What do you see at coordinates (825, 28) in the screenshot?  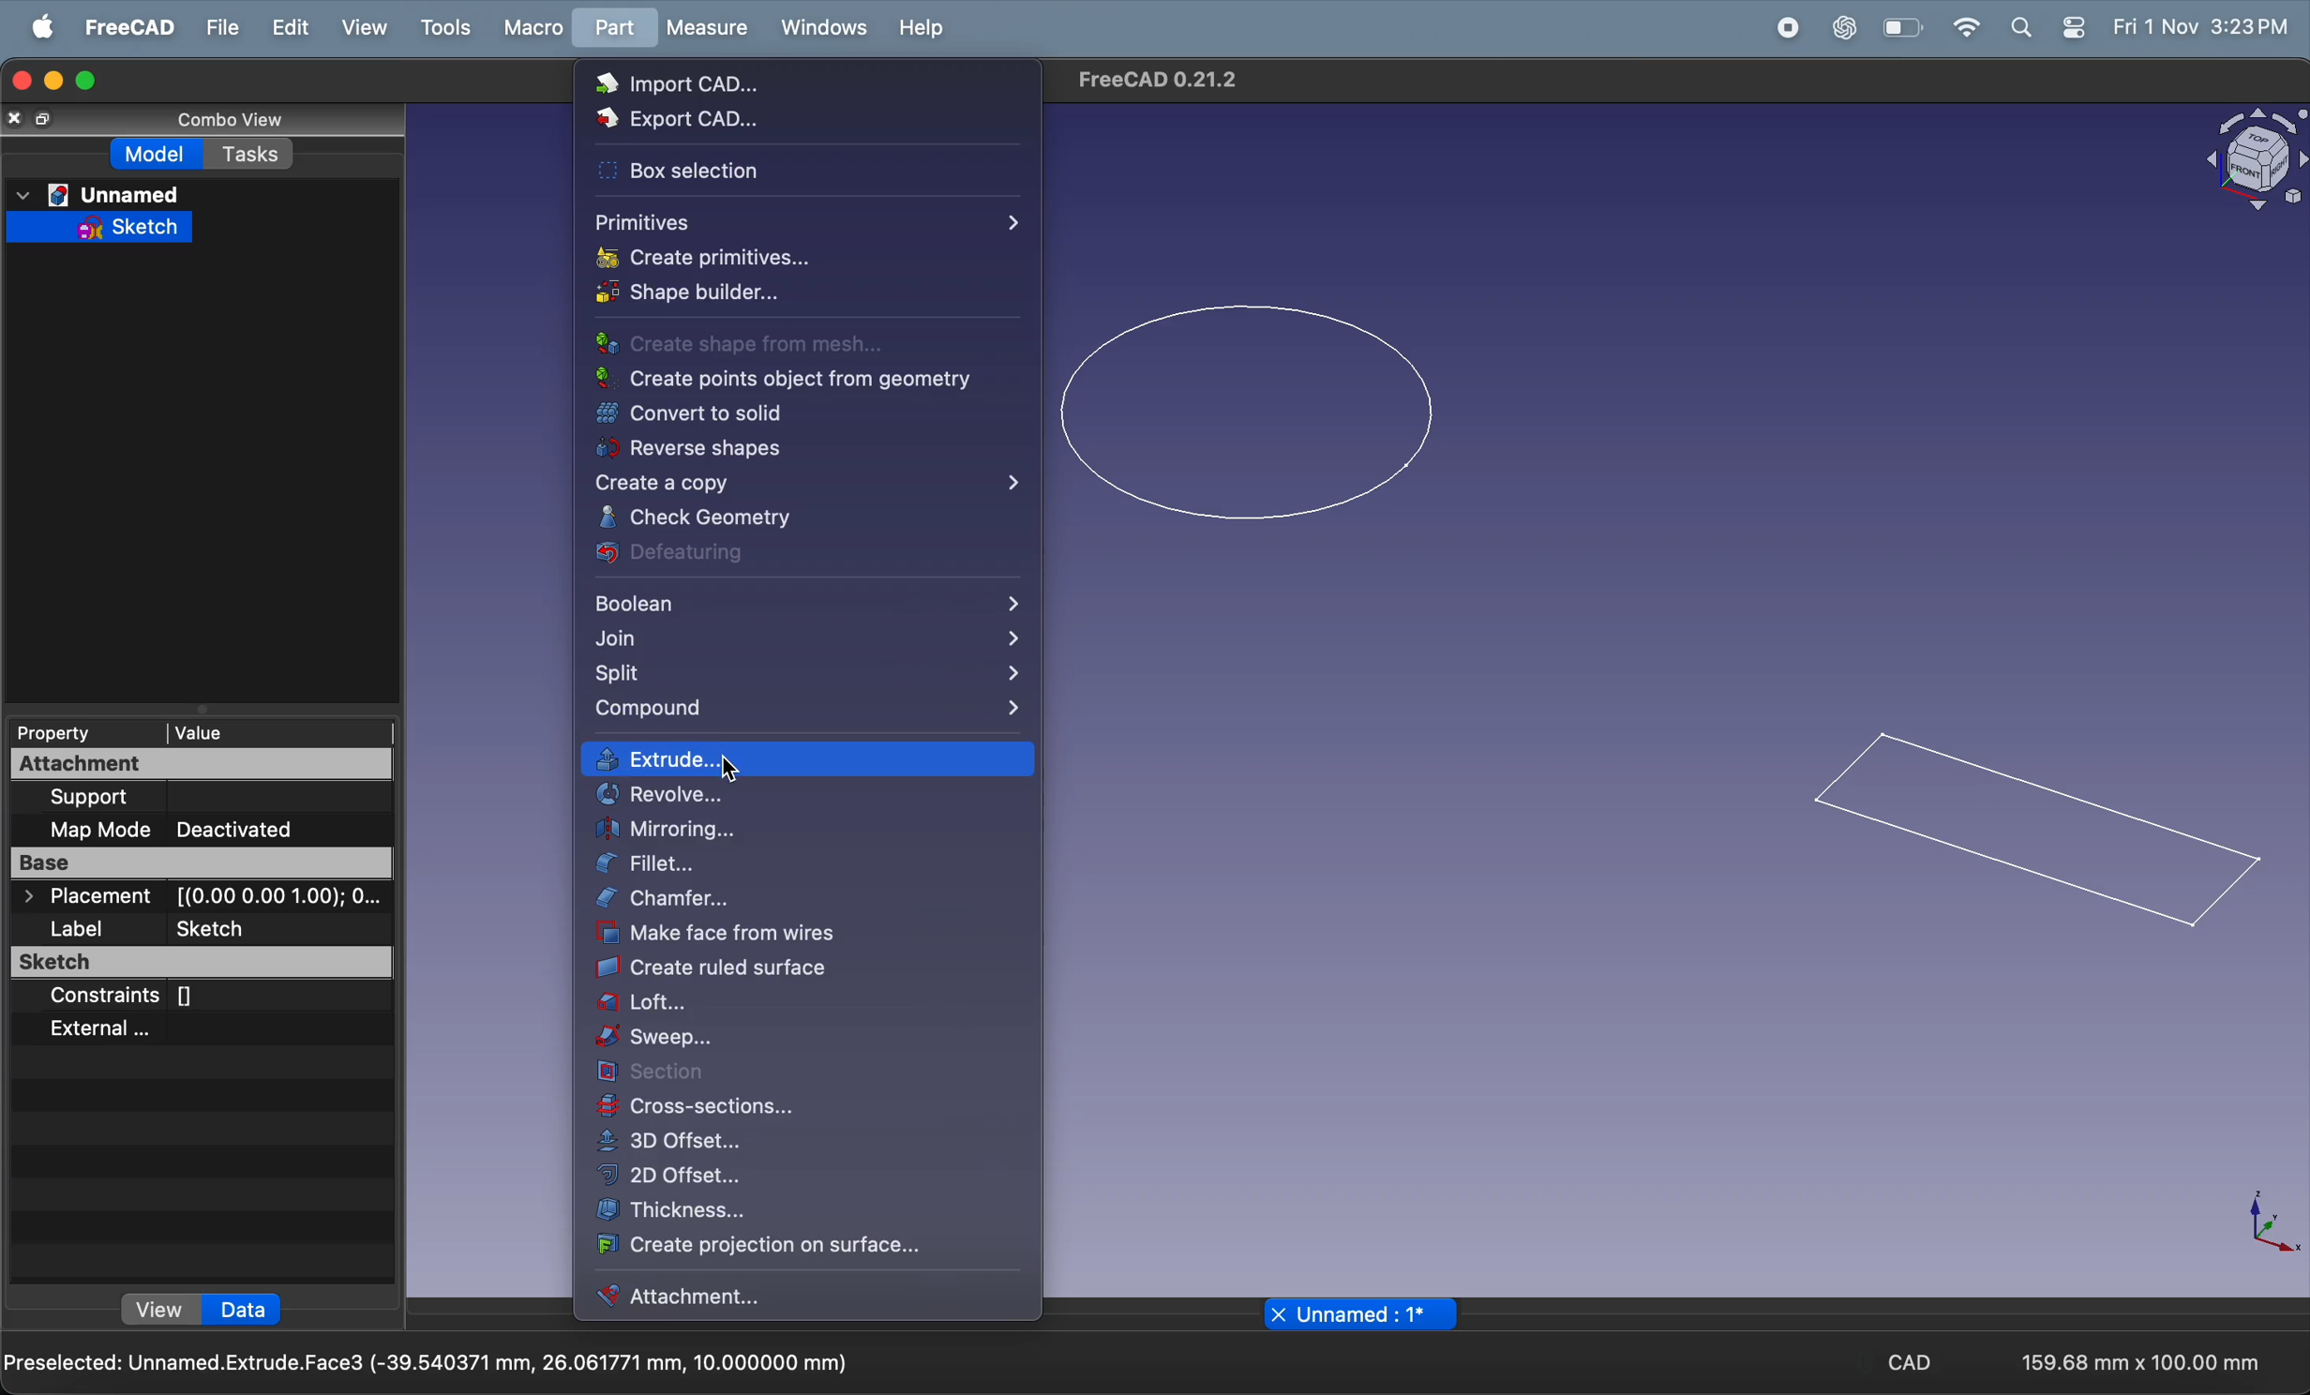 I see `Window` at bounding box center [825, 28].